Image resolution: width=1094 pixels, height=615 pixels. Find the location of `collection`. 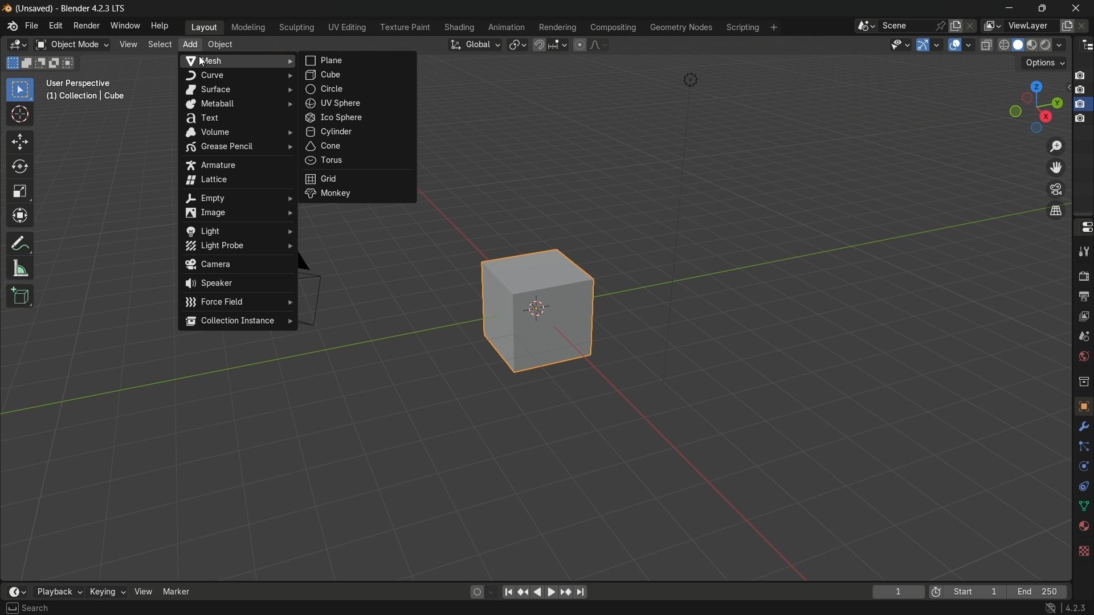

collection is located at coordinates (1083, 381).